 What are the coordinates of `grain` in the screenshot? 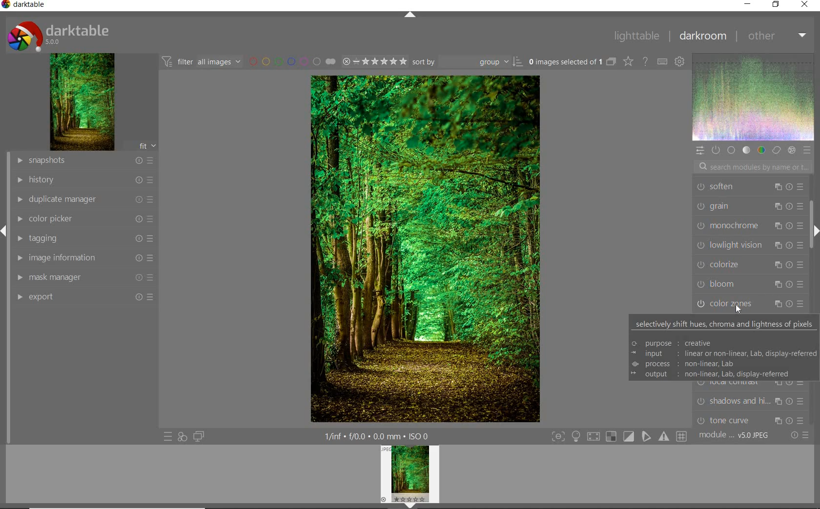 It's located at (749, 206).